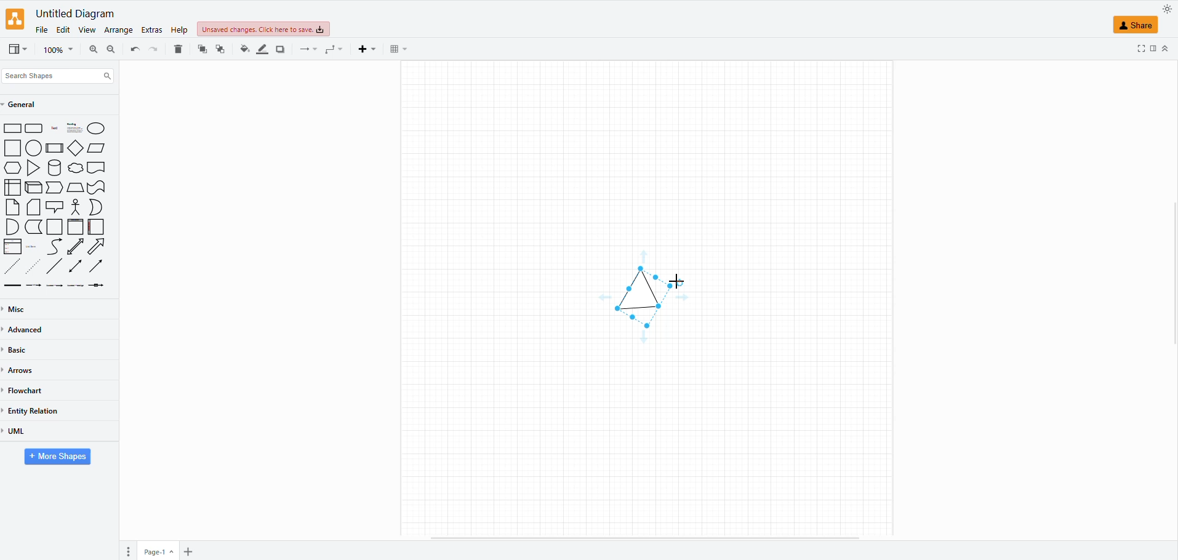  I want to click on flowchart, so click(30, 388).